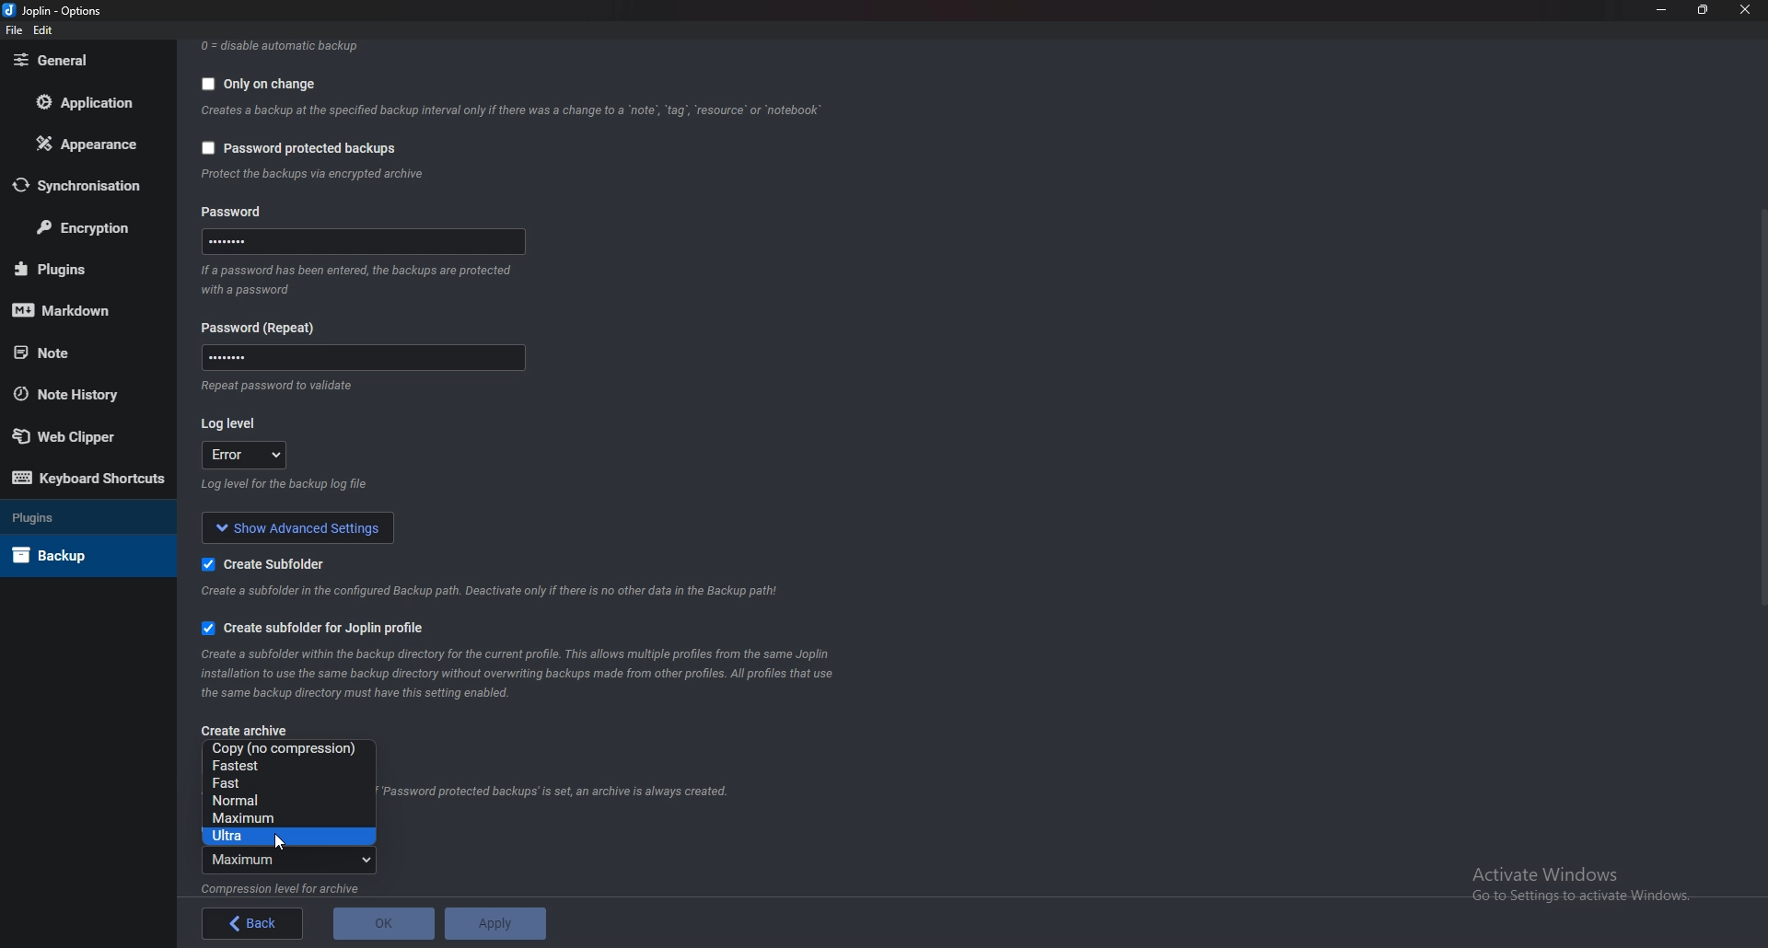  I want to click on Ultra, so click(291, 838).